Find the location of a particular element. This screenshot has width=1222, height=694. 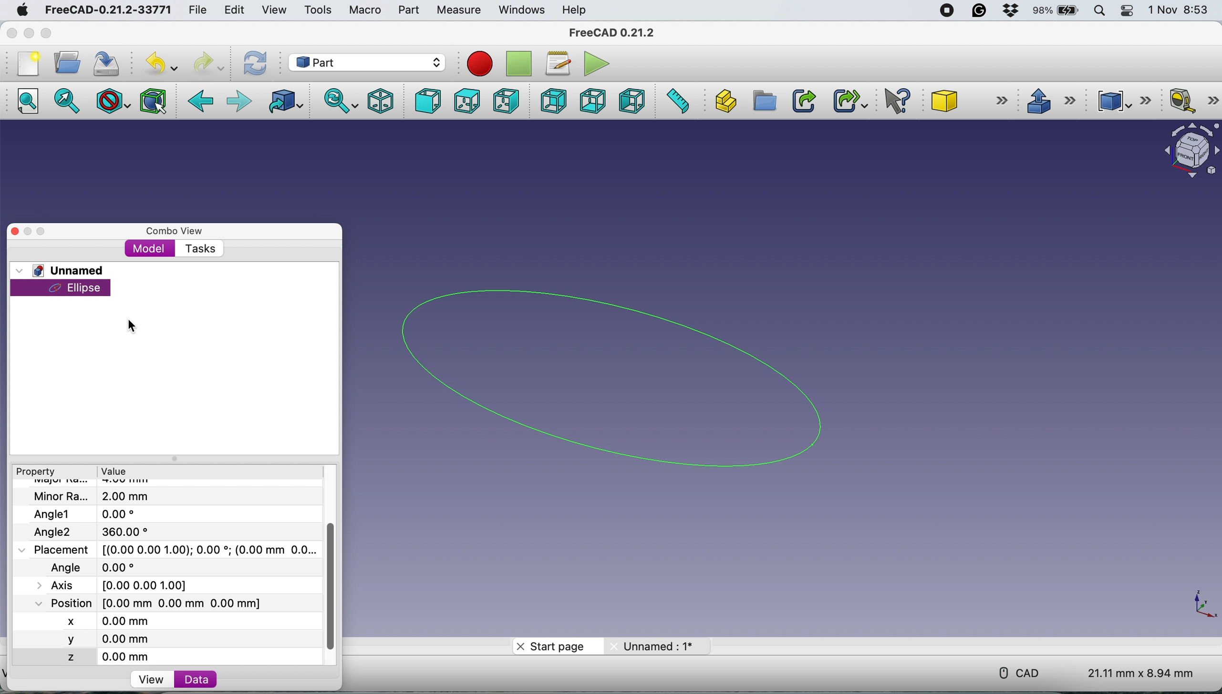

minimise is located at coordinates (27, 33).